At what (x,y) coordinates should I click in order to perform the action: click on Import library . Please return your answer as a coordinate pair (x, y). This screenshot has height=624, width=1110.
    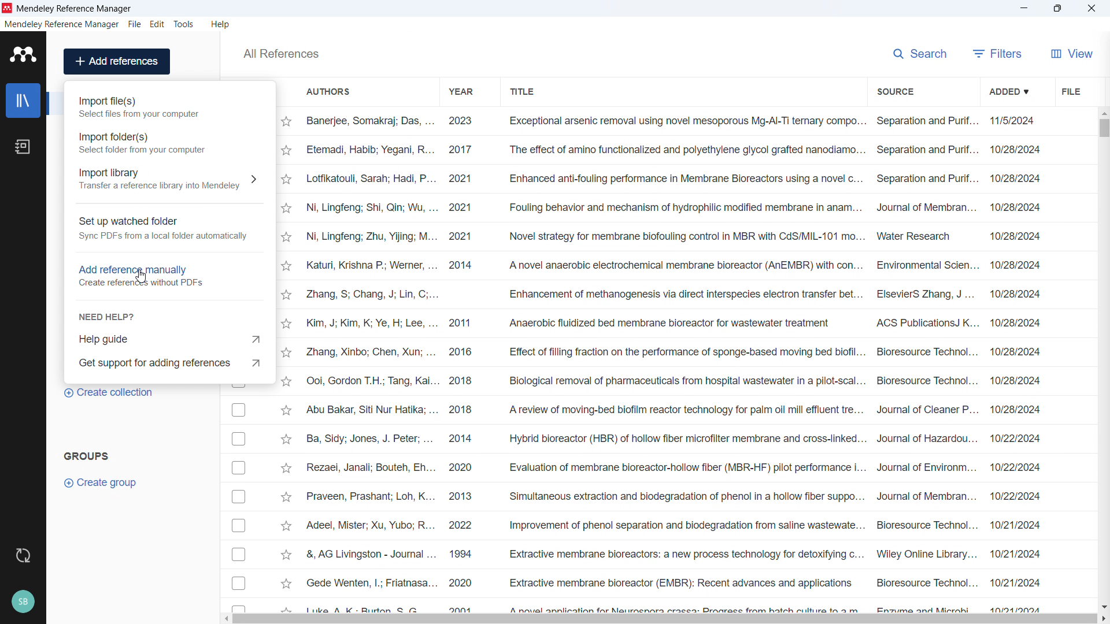
    Looking at the image, I should click on (169, 178).